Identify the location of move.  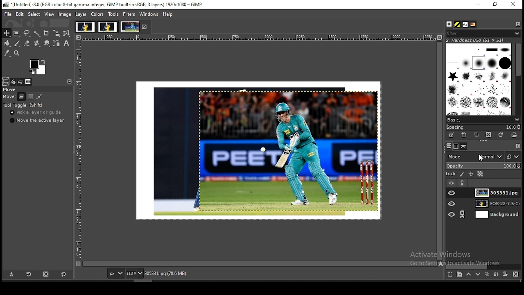
(10, 90).